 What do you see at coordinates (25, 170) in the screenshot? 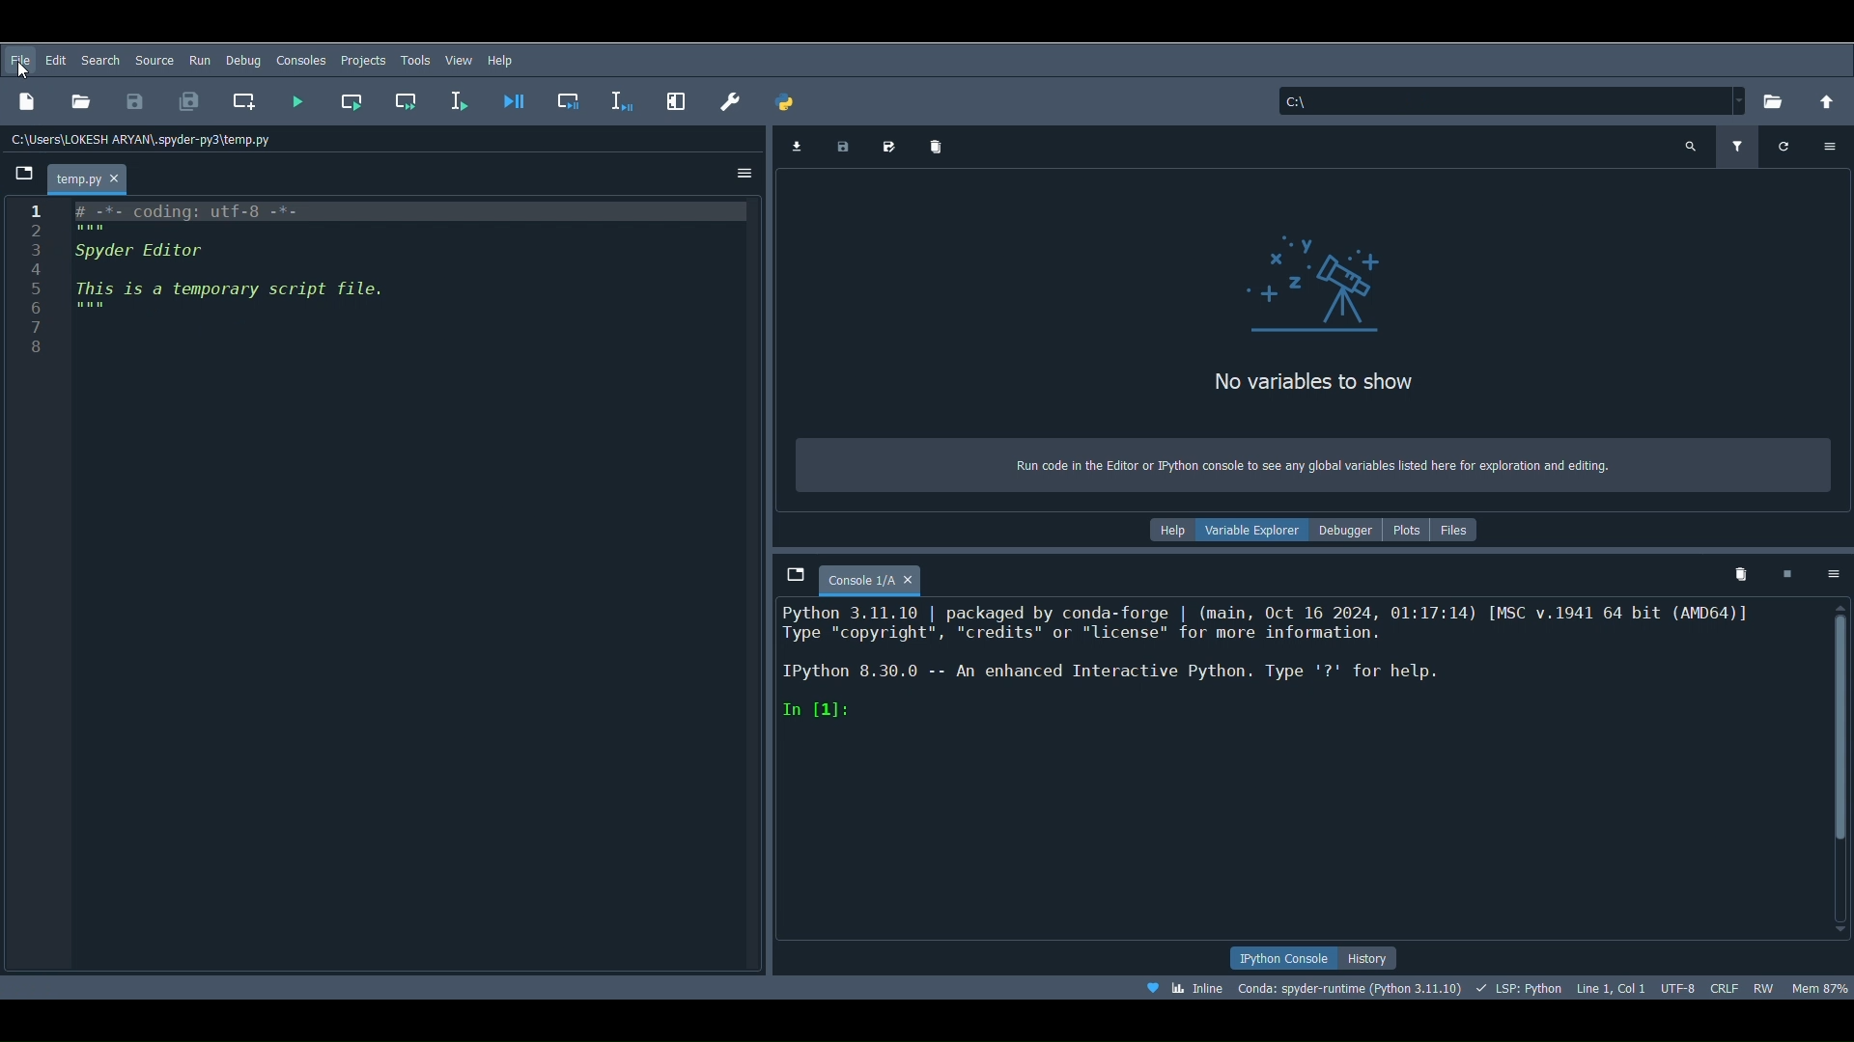
I see `Browse tabs` at bounding box center [25, 170].